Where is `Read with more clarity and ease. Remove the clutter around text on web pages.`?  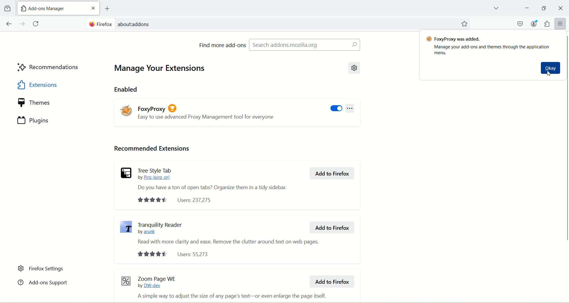 Read with more clarity and ease. Remove the clutter around text on web pages. is located at coordinates (228, 241).